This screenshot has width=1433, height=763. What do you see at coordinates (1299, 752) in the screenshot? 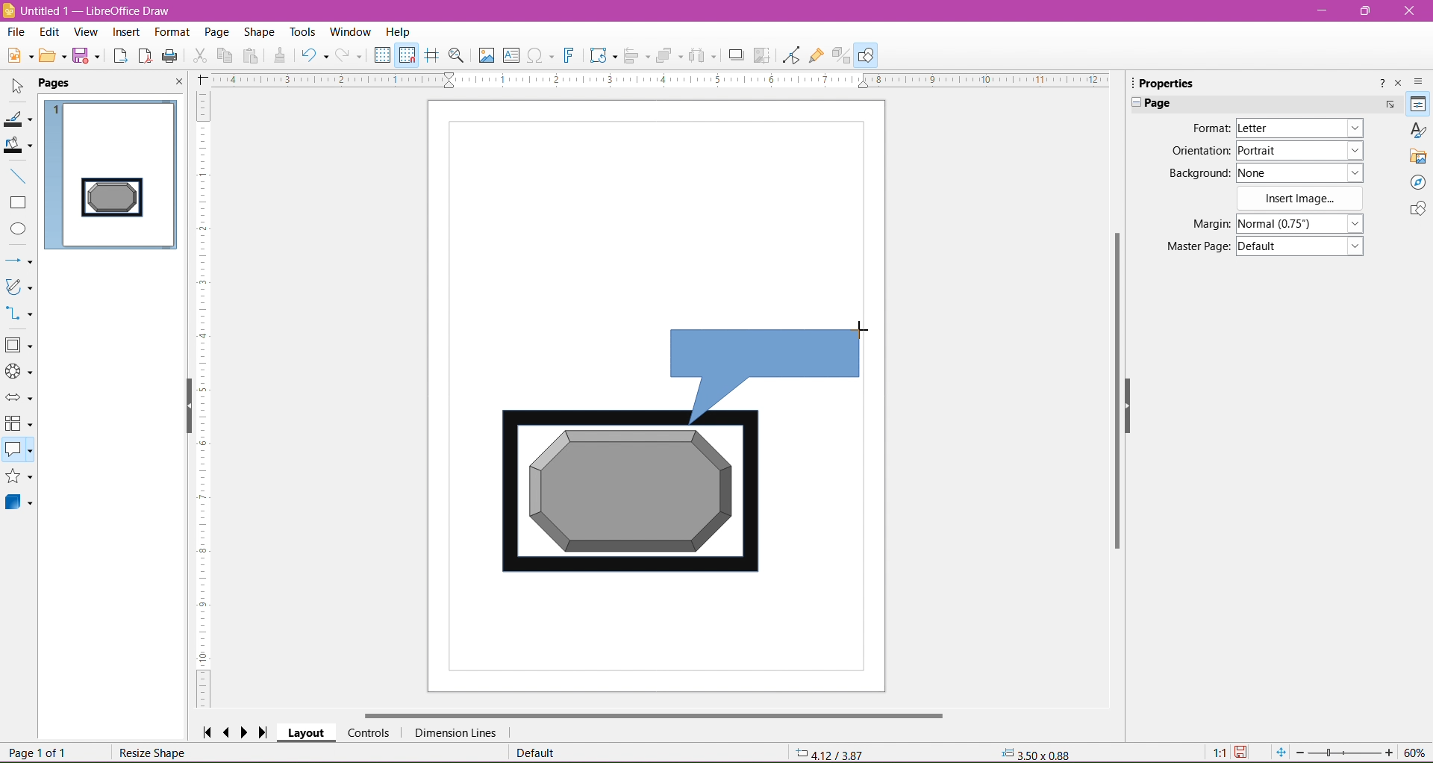
I see `Zoom Out` at bounding box center [1299, 752].